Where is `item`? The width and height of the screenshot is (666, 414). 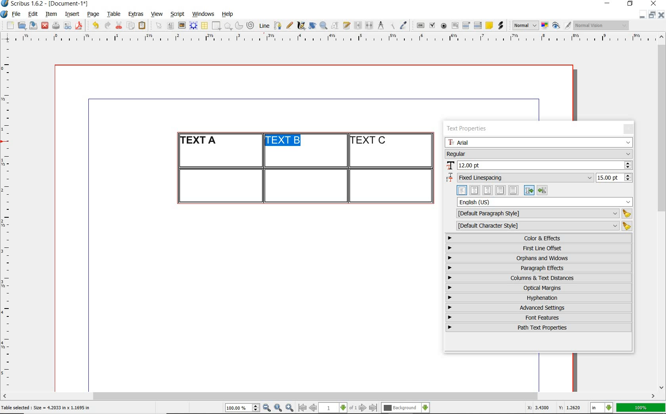 item is located at coordinates (51, 14).